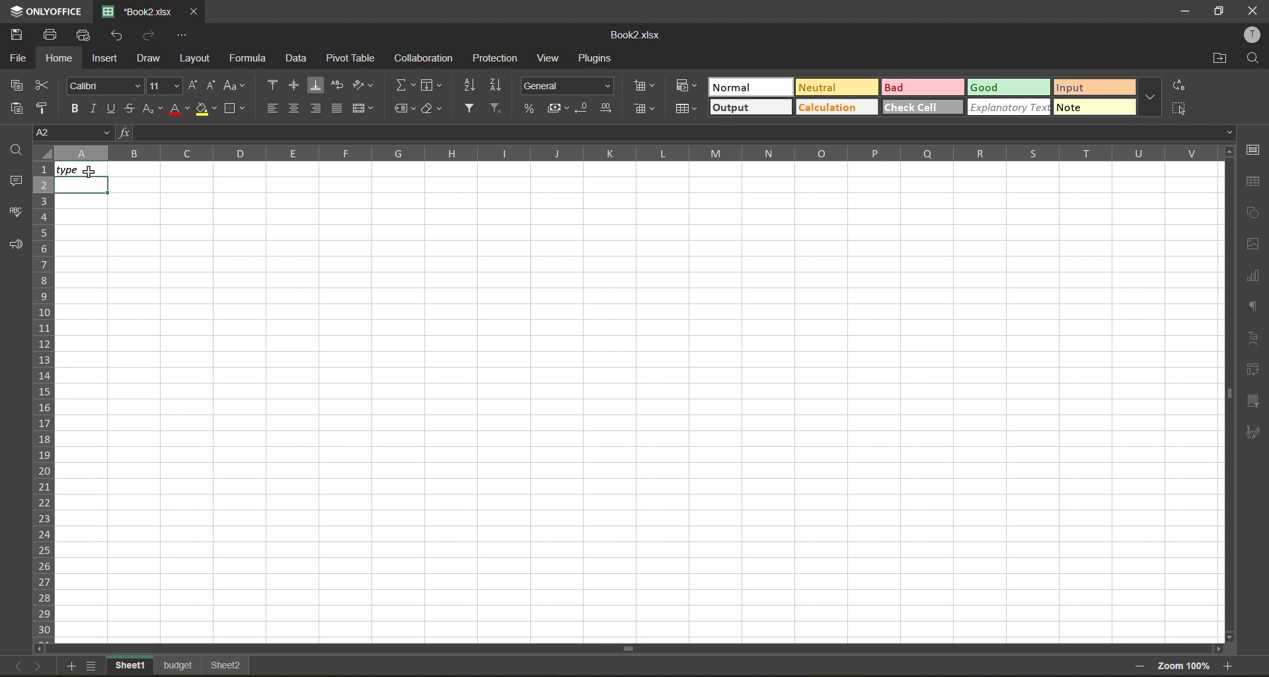 This screenshot has height=677, width=1269. Describe the element at coordinates (687, 110) in the screenshot. I see `format as table` at that location.